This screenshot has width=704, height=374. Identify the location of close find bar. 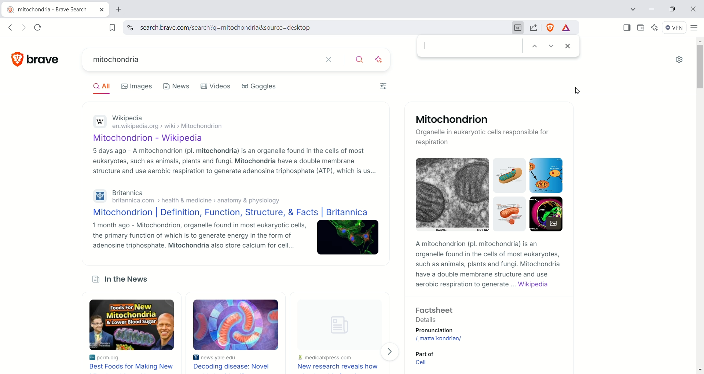
(569, 44).